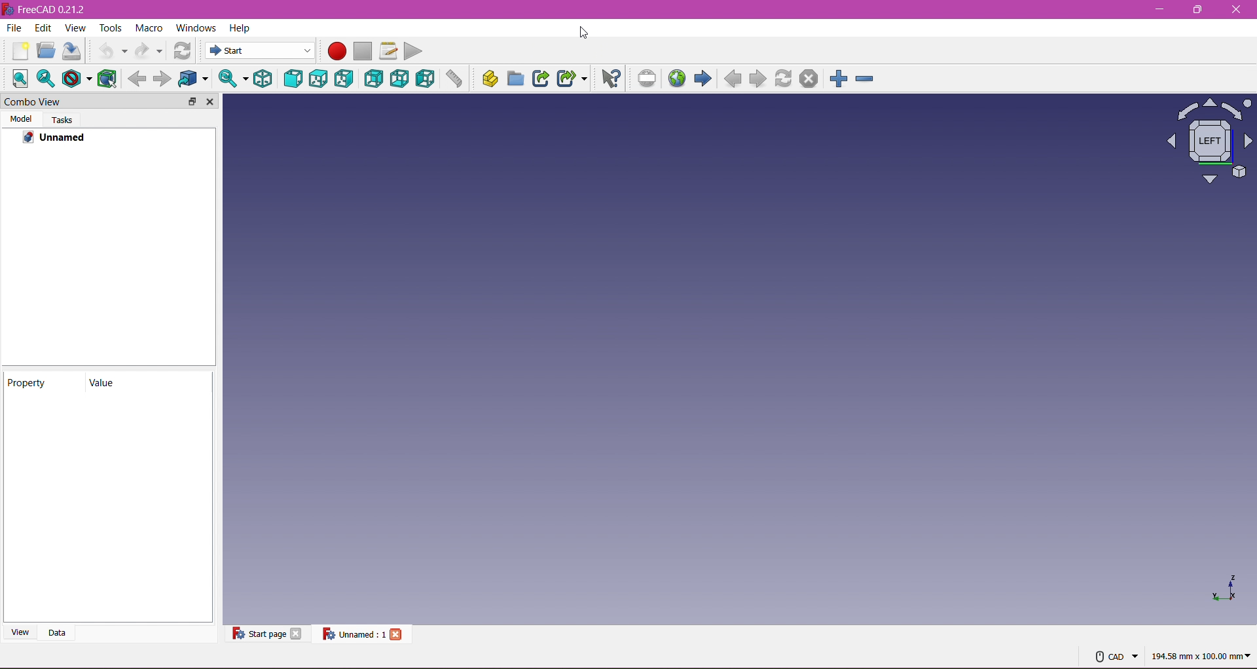  I want to click on Open Document, so click(46, 52).